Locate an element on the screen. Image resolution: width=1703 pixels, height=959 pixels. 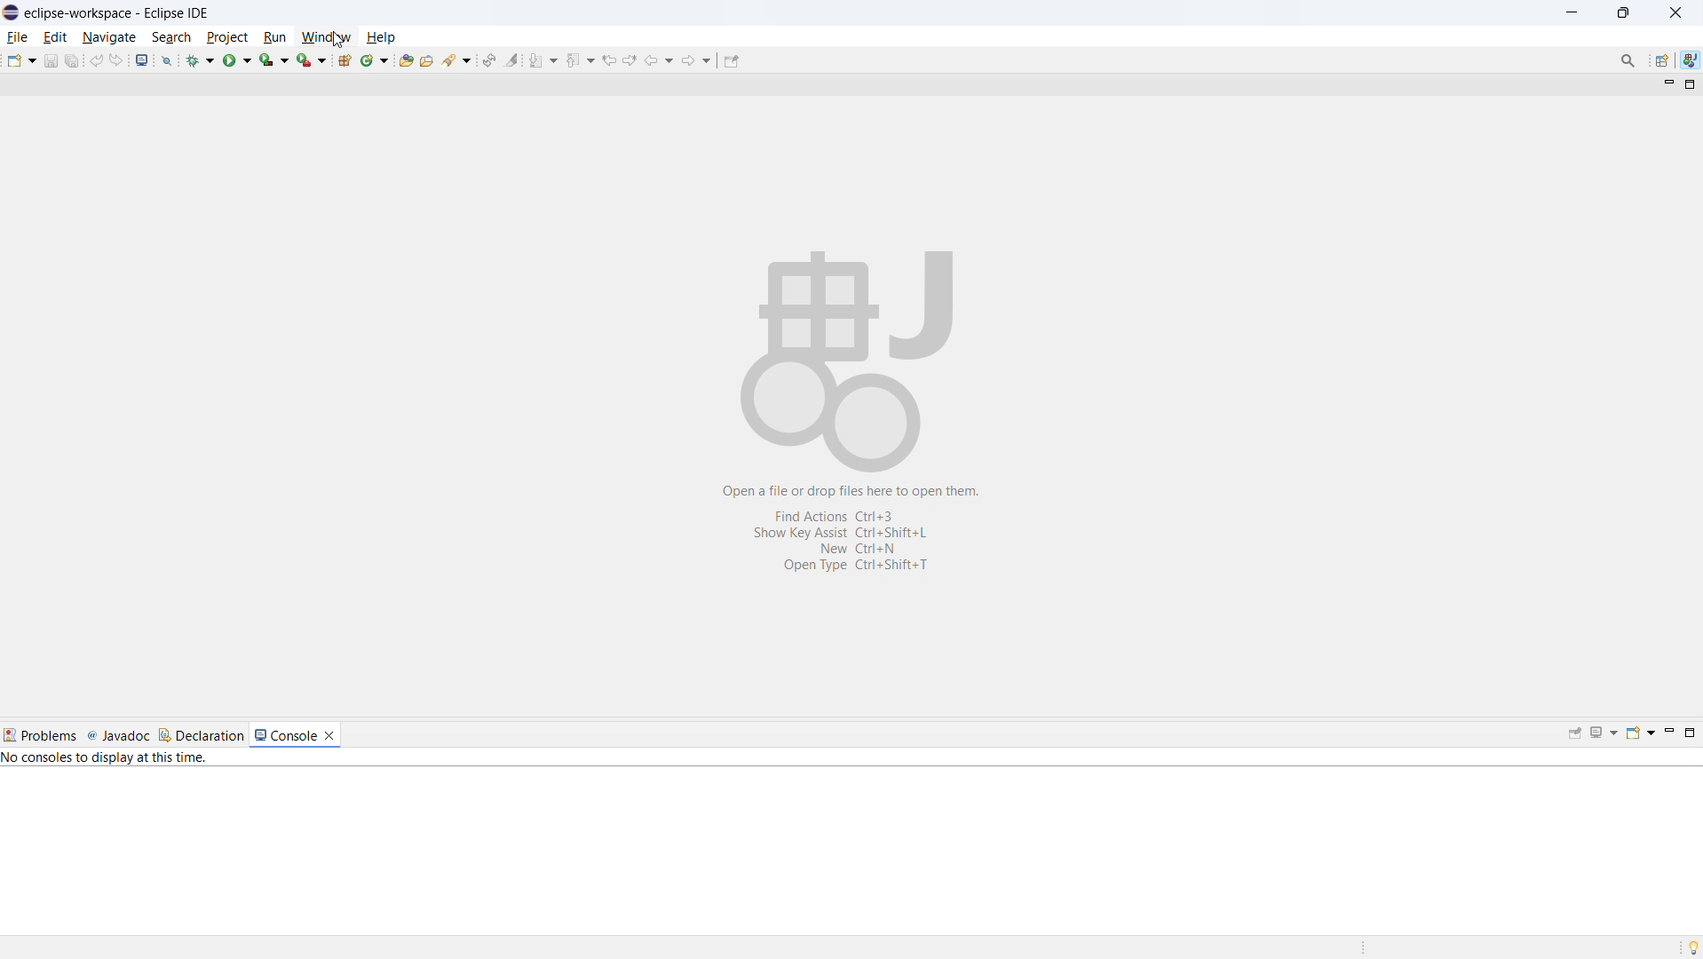
toggle ant editor auto reconcile is located at coordinates (489, 59).